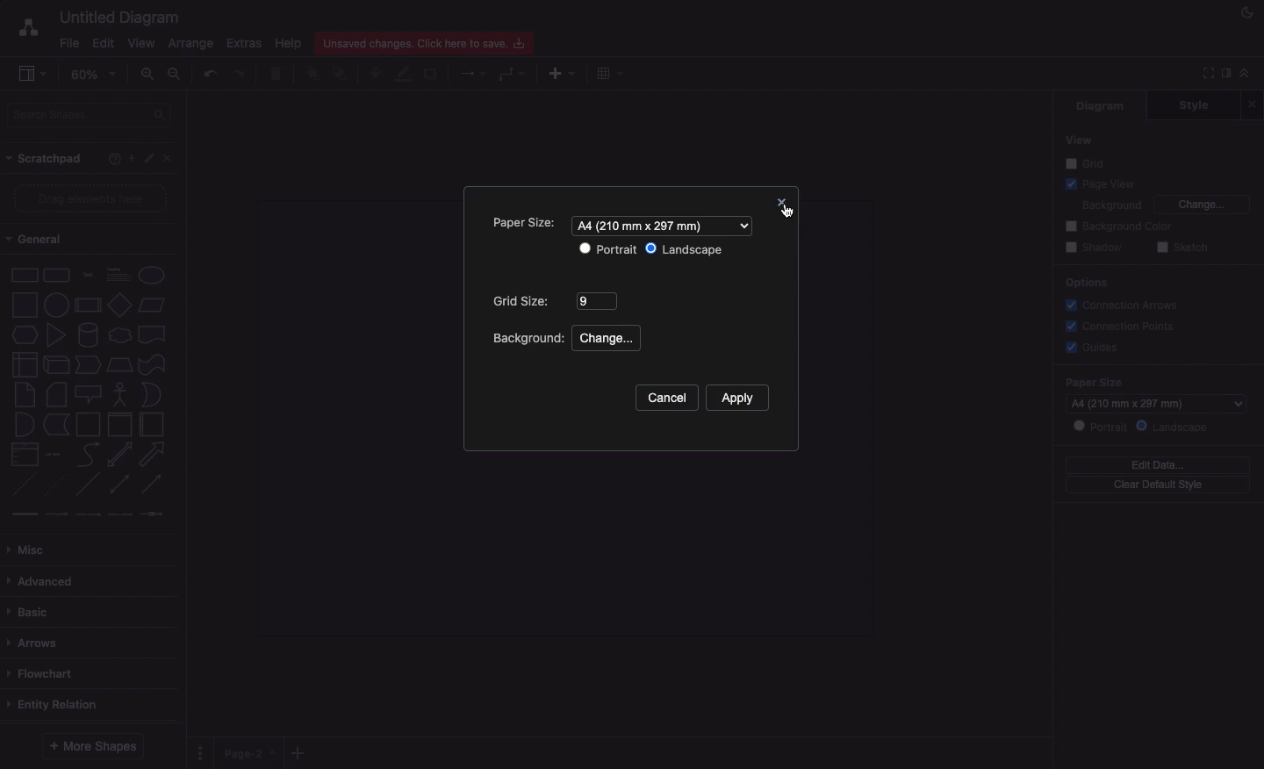 This screenshot has width=1264, height=769. What do you see at coordinates (405, 75) in the screenshot?
I see `Line fill` at bounding box center [405, 75].